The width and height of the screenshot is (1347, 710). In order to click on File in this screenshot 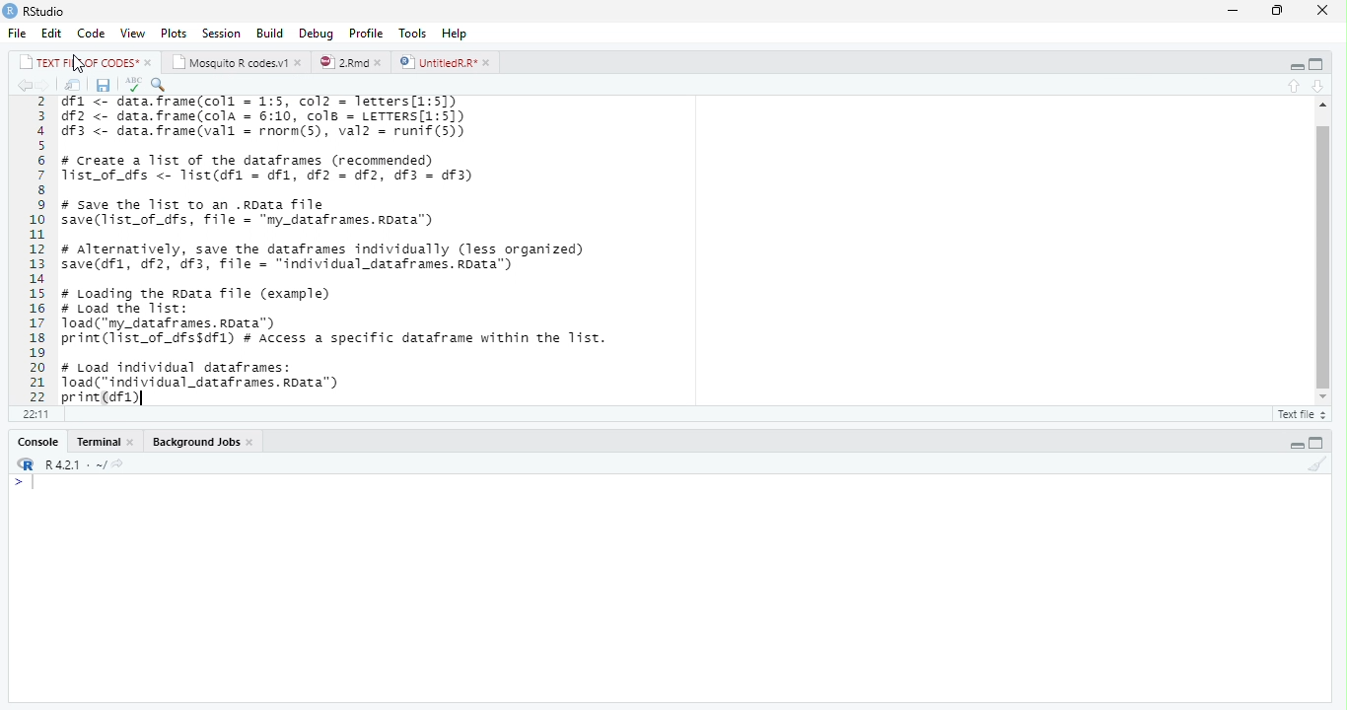, I will do `click(19, 33)`.